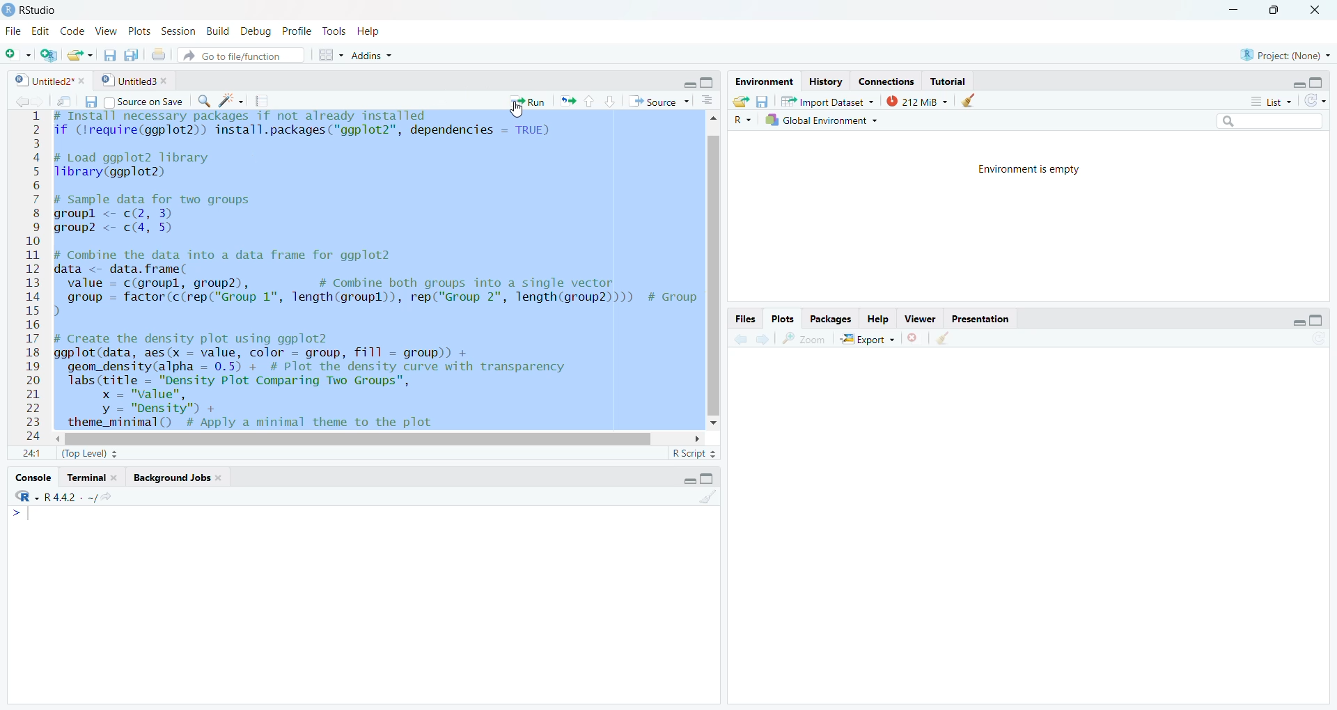 The width and height of the screenshot is (1337, 710). I want to click on brightness, so click(233, 99).